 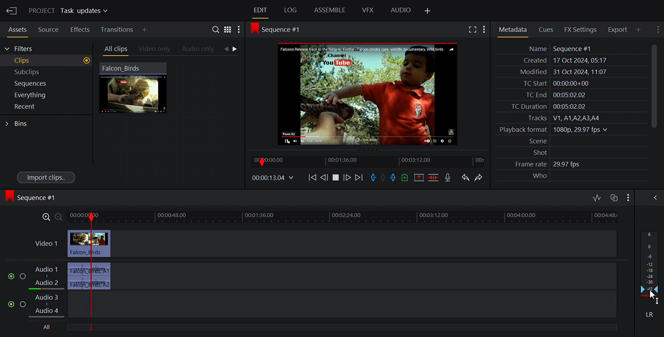 I want to click on Shot, so click(x=536, y=152).